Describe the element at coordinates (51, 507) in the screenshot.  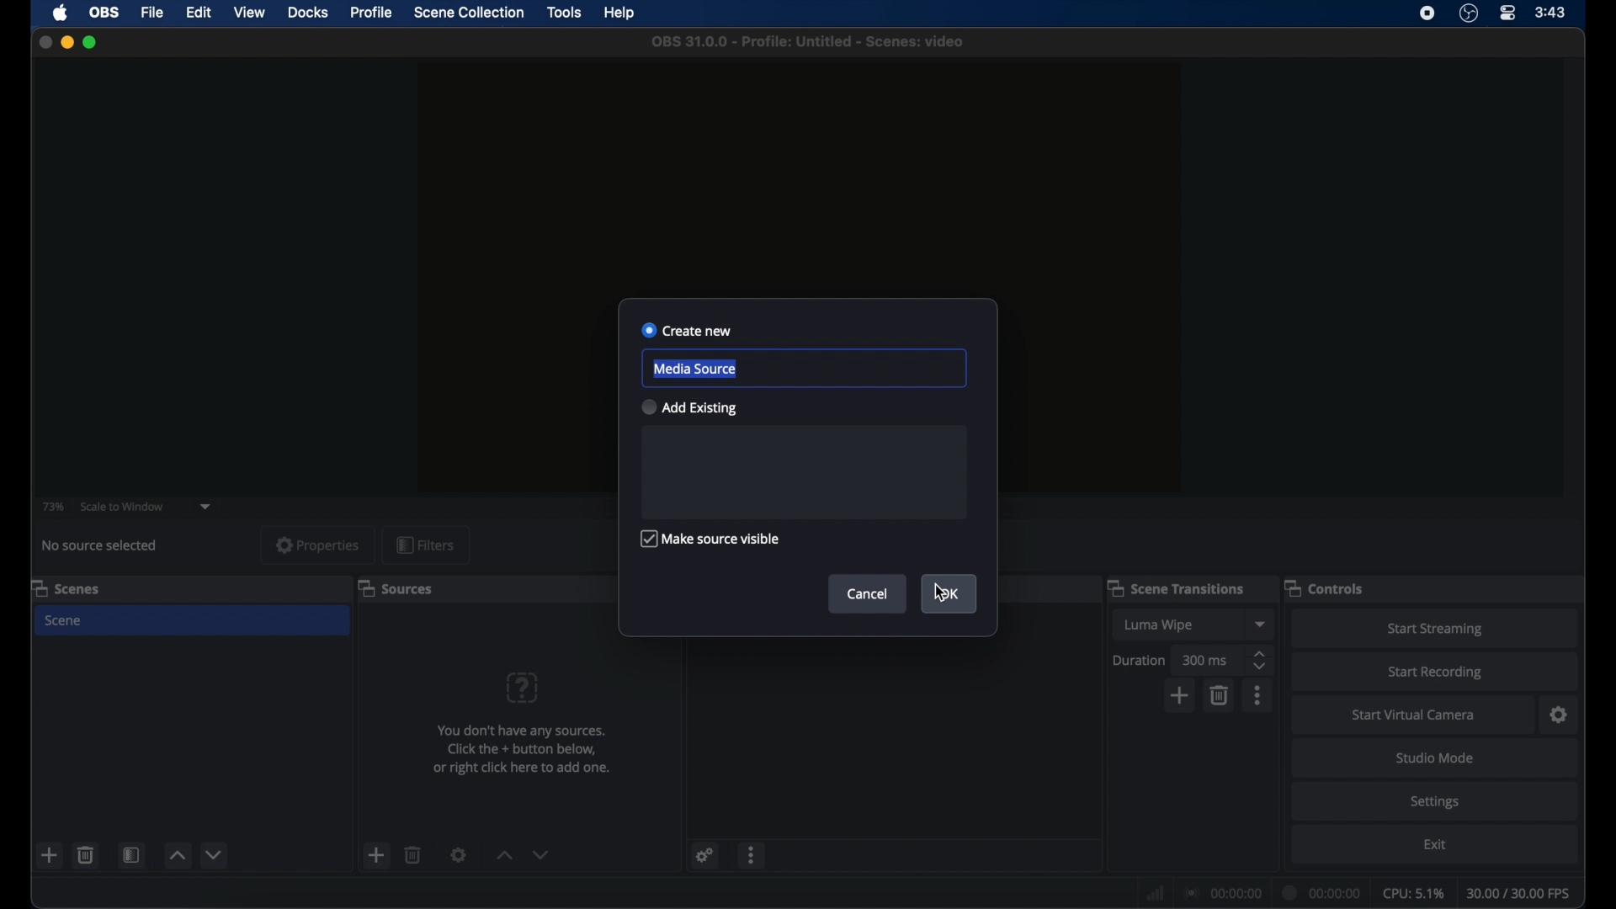
I see `73%` at that location.